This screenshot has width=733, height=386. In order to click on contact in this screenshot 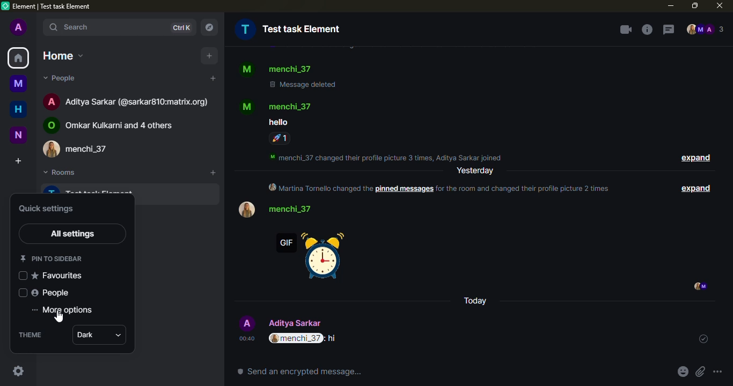, I will do `click(84, 149)`.